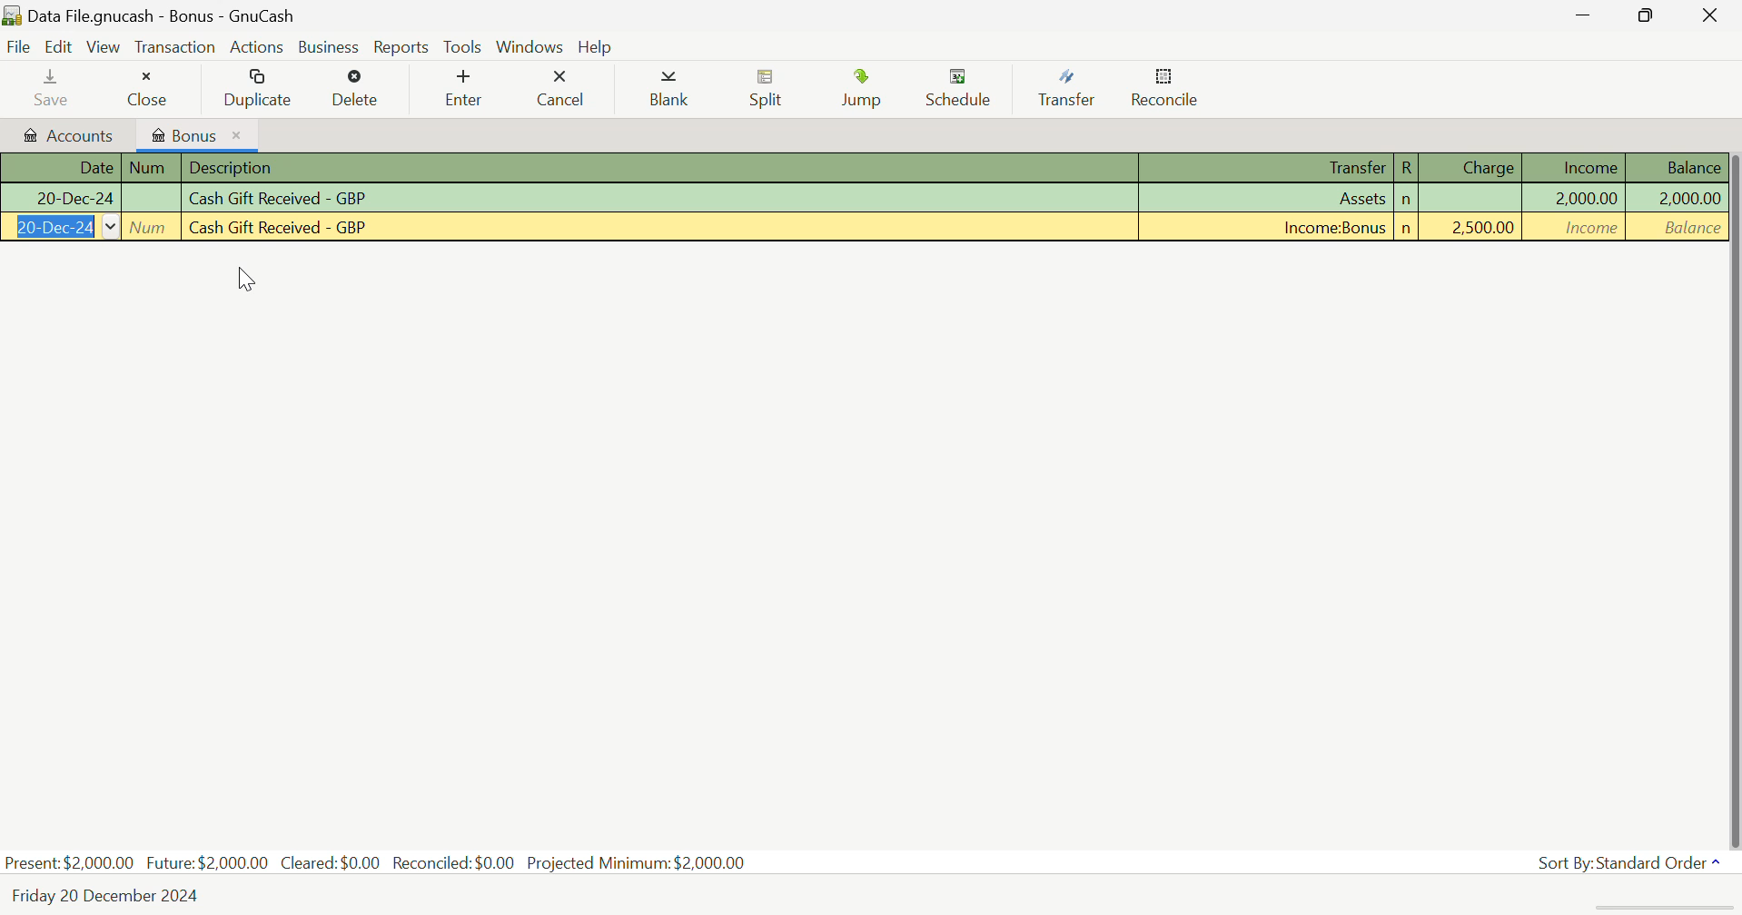 The height and width of the screenshot is (915, 1742). What do you see at coordinates (64, 133) in the screenshot?
I see `Accounts Tab` at bounding box center [64, 133].